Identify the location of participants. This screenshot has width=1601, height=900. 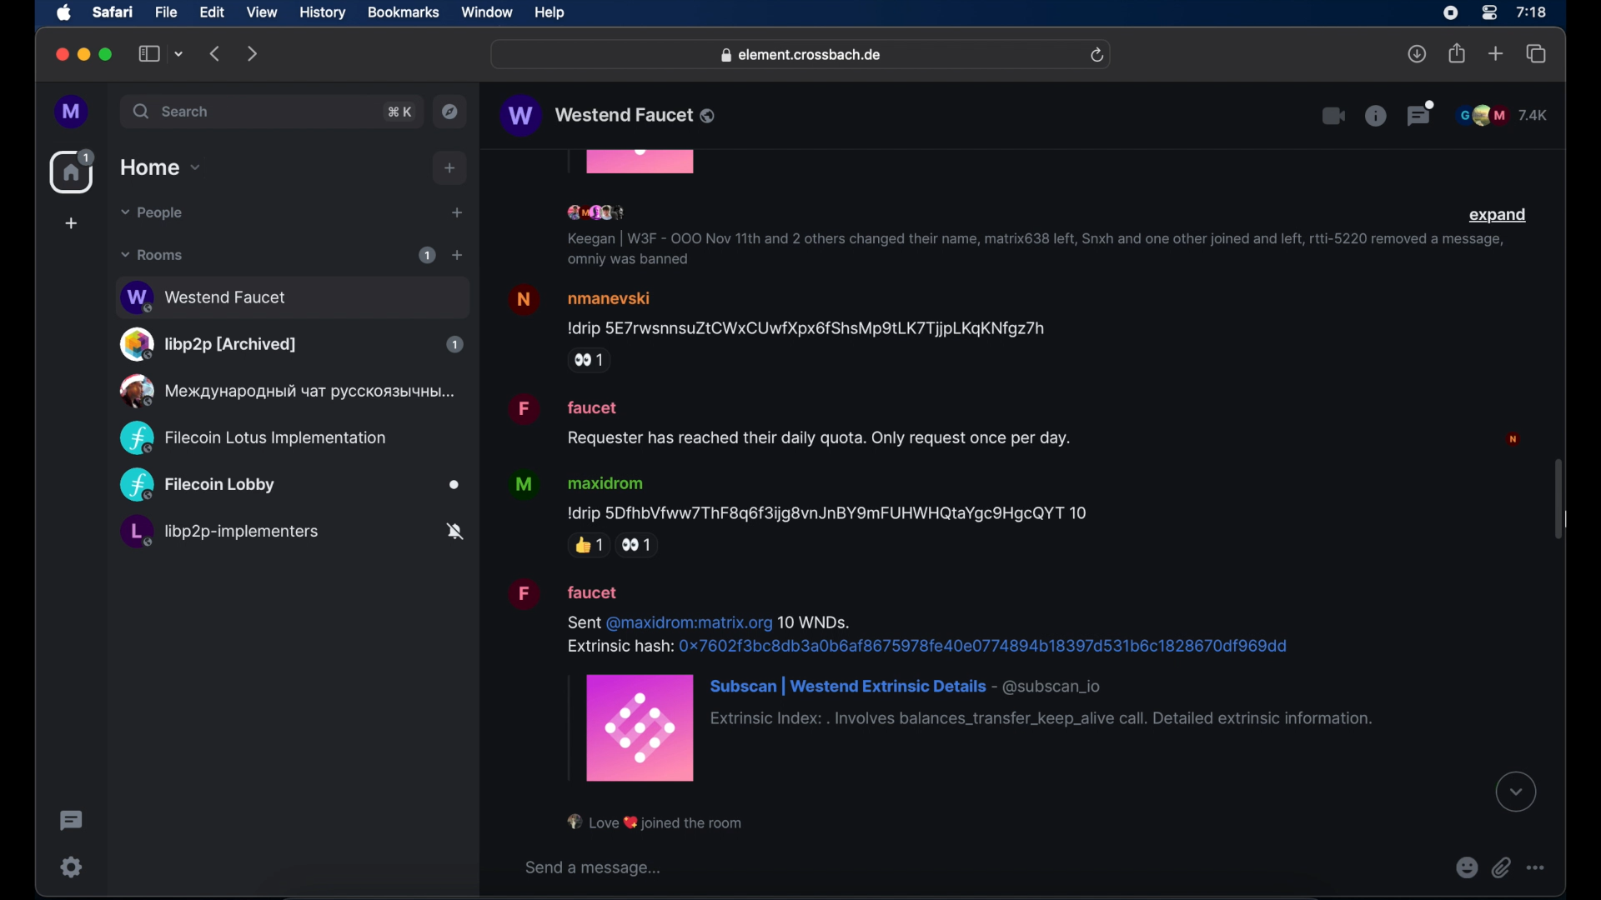
(600, 213).